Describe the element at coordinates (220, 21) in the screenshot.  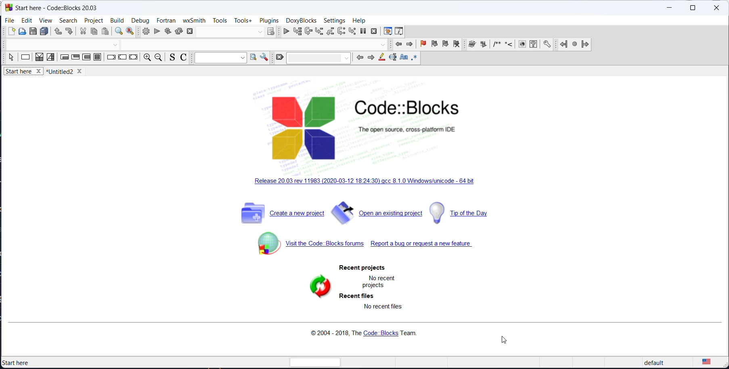
I see `tools` at that location.